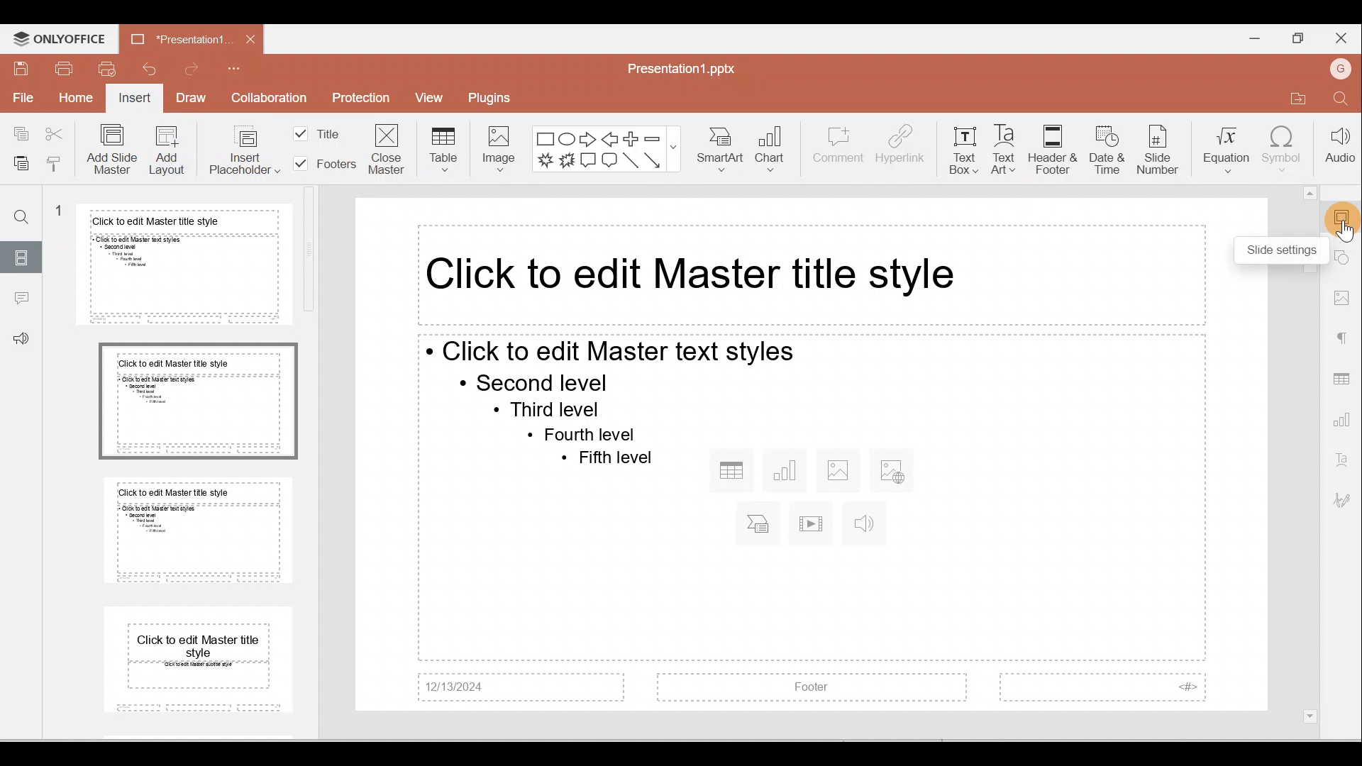 The image size is (1362, 766). Describe the element at coordinates (502, 99) in the screenshot. I see `Plugins` at that location.